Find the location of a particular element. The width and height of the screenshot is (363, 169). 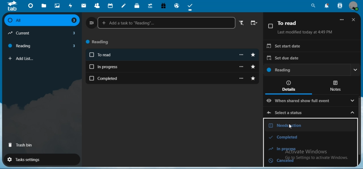

files is located at coordinates (44, 6).